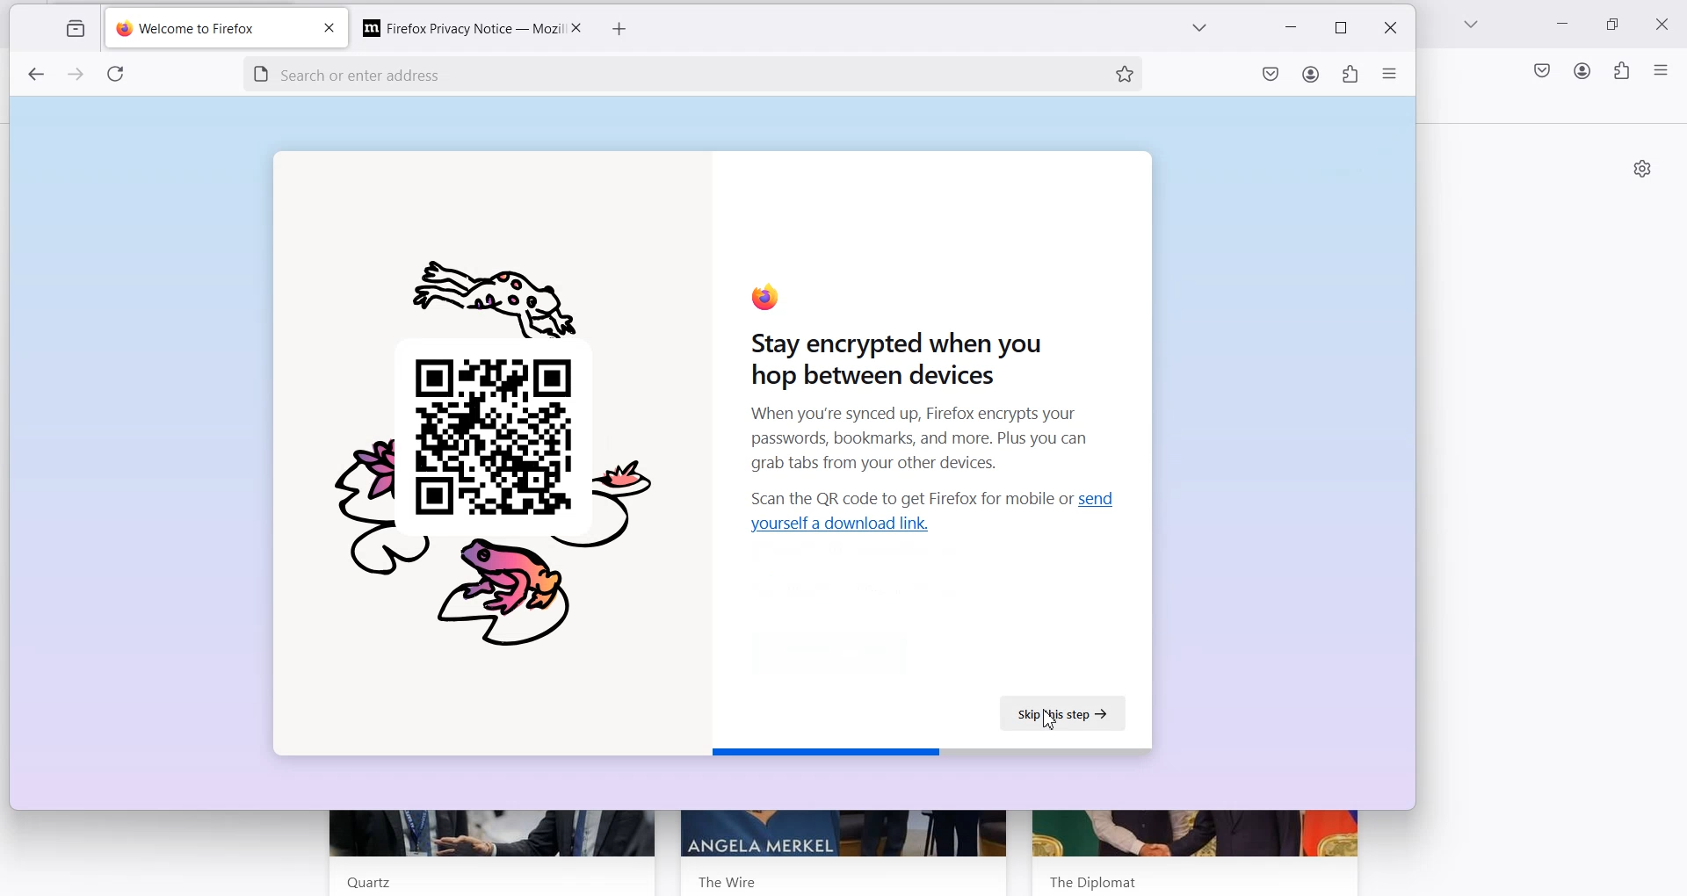 This screenshot has height=896, width=1687. I want to click on Close, so click(1667, 23).